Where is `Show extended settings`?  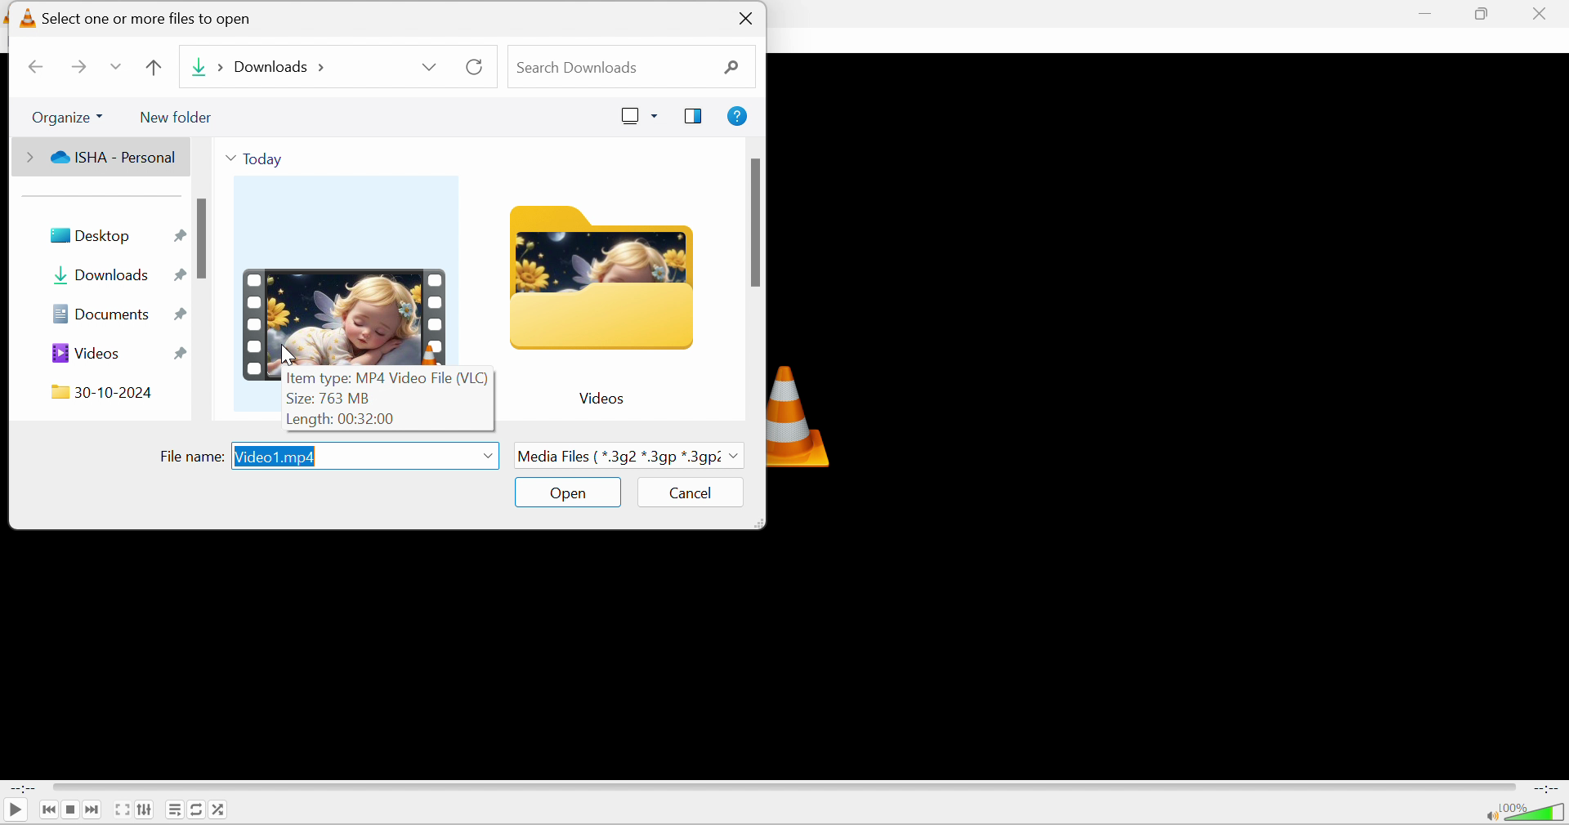 Show extended settings is located at coordinates (147, 809).